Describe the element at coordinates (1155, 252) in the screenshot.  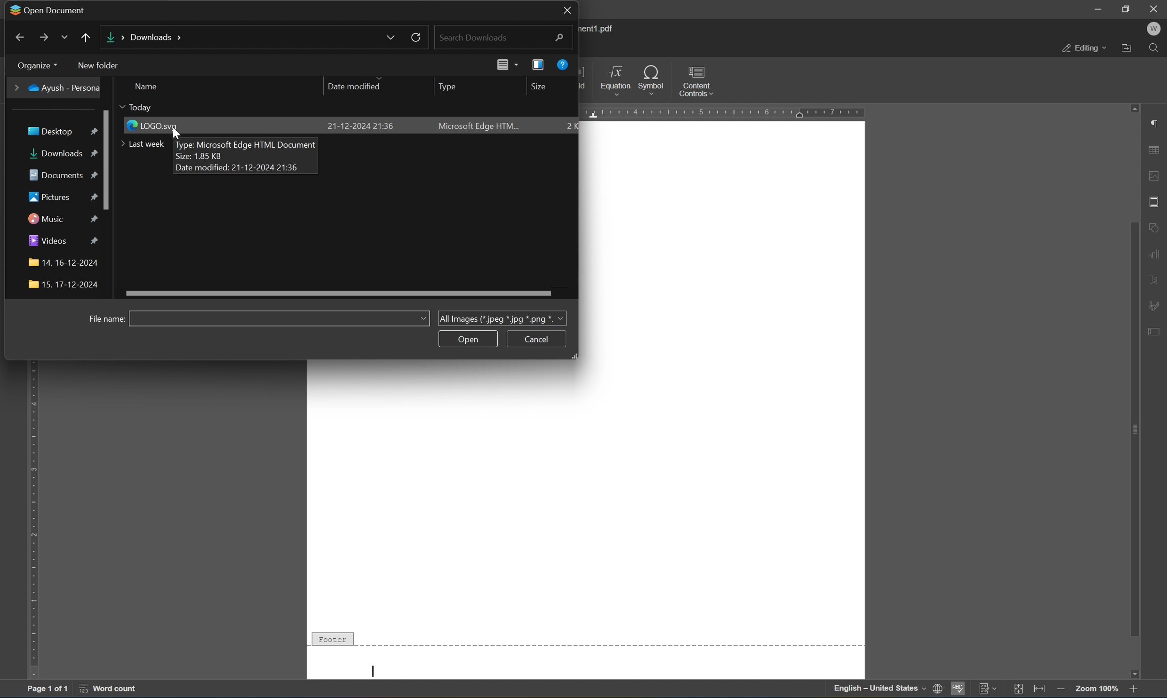
I see `chart settings` at that location.